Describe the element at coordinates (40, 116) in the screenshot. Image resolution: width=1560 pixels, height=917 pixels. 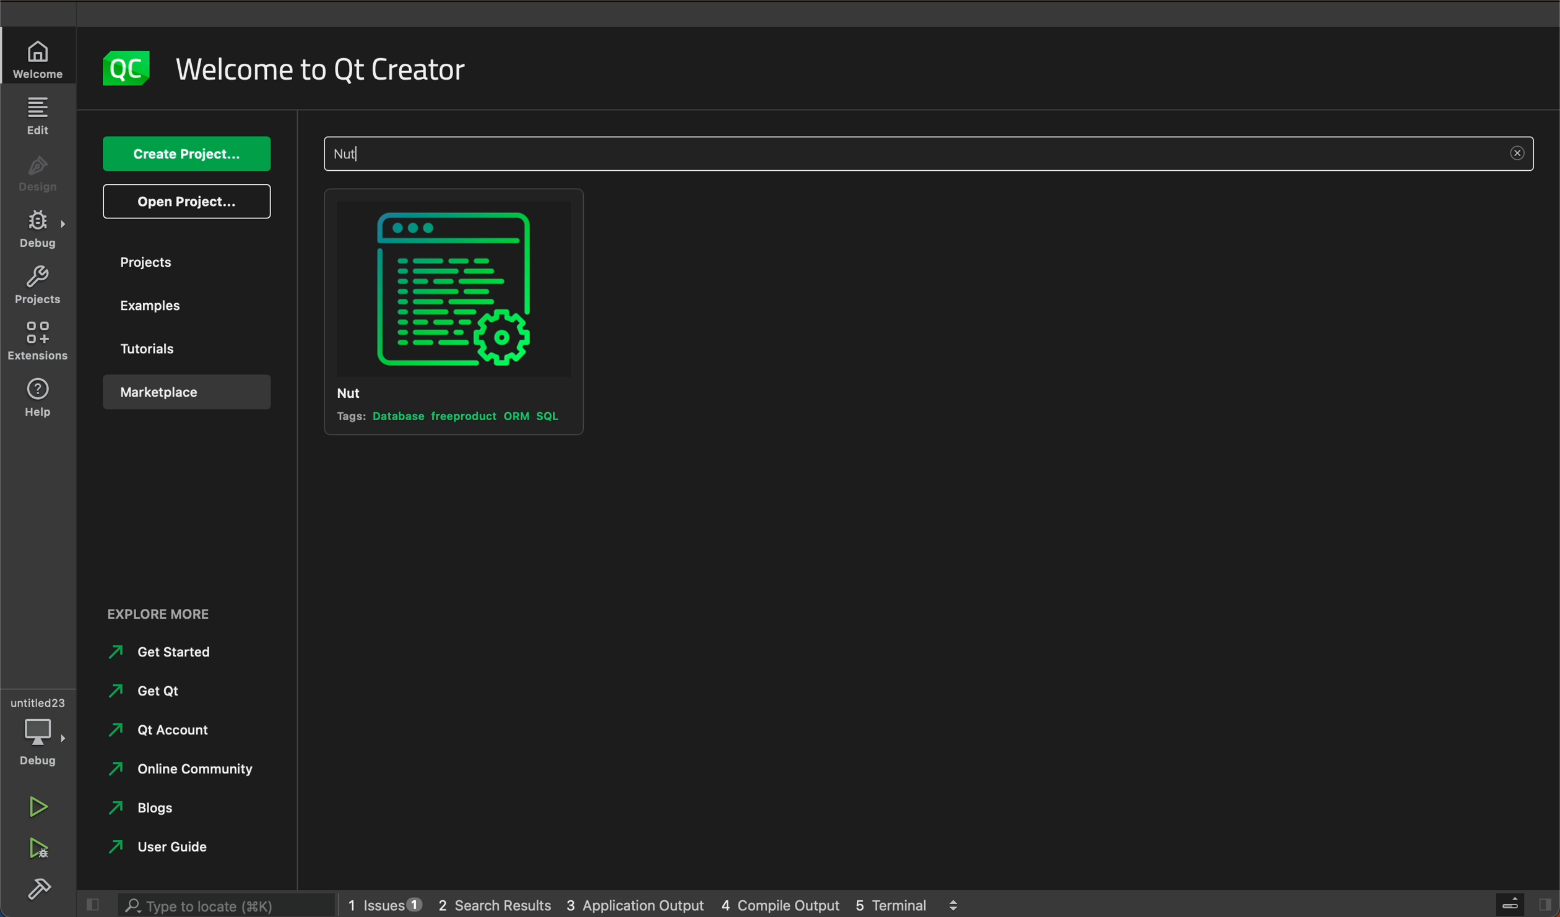
I see `edit` at that location.